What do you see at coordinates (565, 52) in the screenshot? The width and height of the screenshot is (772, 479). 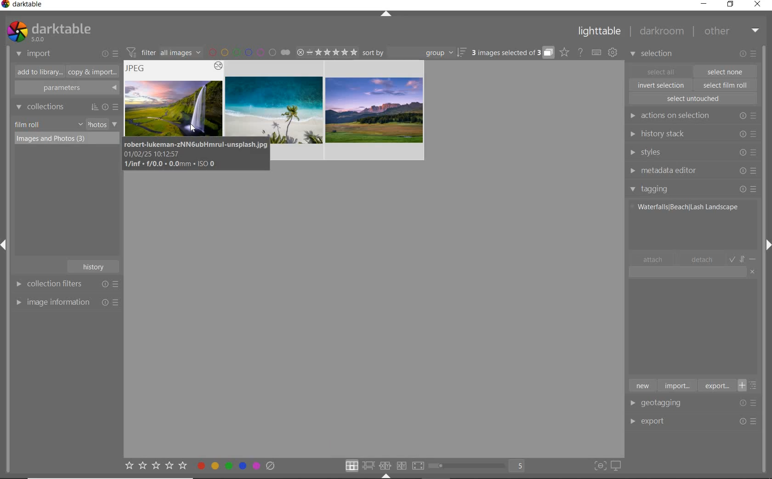 I see `click to change the type of overlay shown on thumbnails` at bounding box center [565, 52].